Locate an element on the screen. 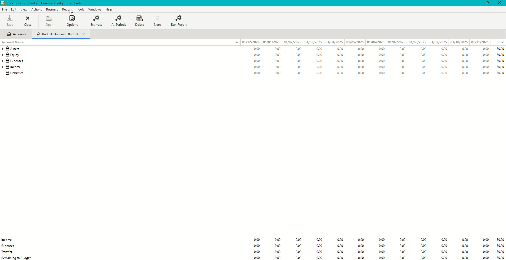 Image resolution: width=506 pixels, height=260 pixels. 01/04/2025 is located at coordinates (334, 42).